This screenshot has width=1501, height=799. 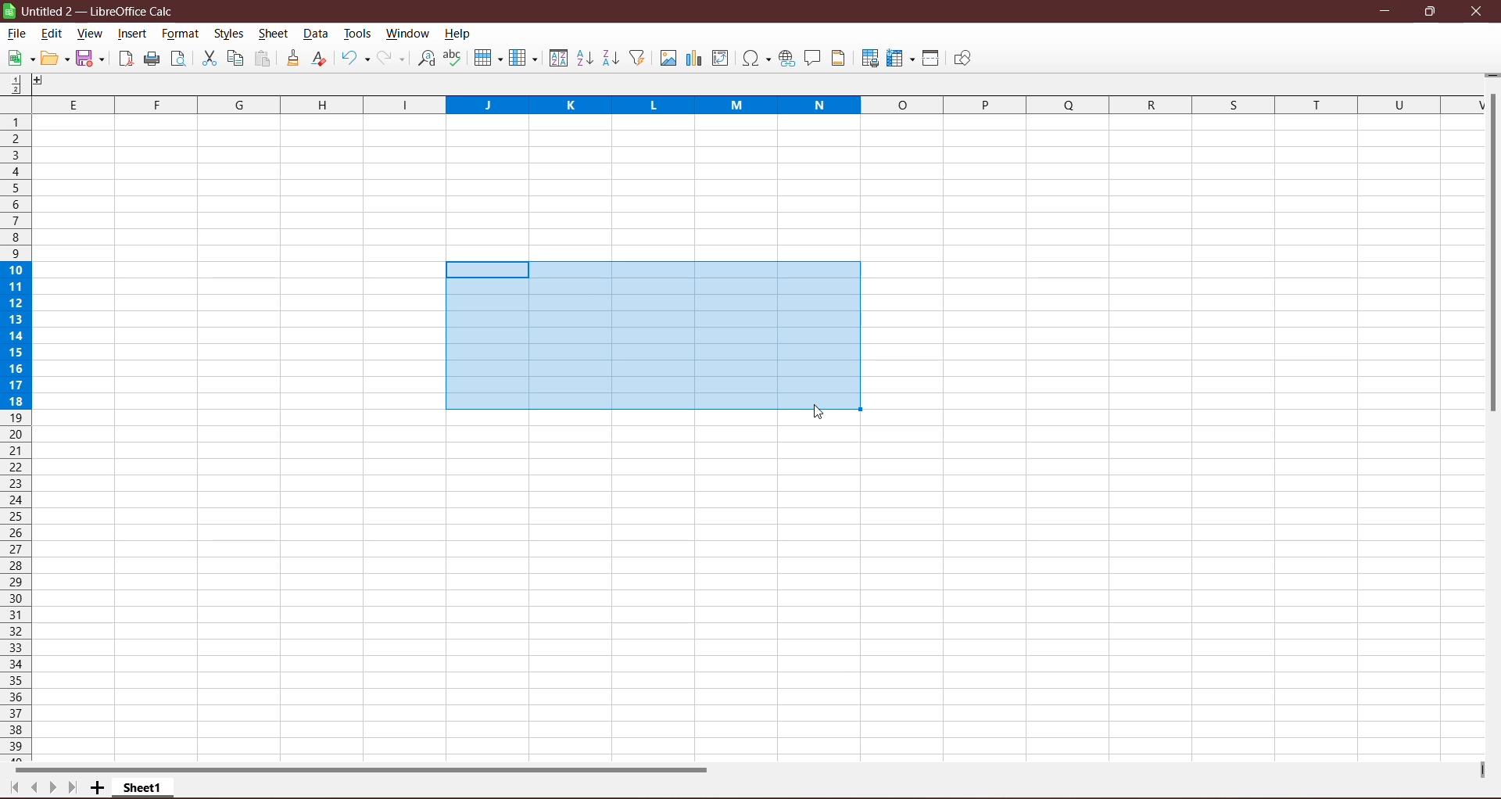 I want to click on Clone Formatting, so click(x=294, y=58).